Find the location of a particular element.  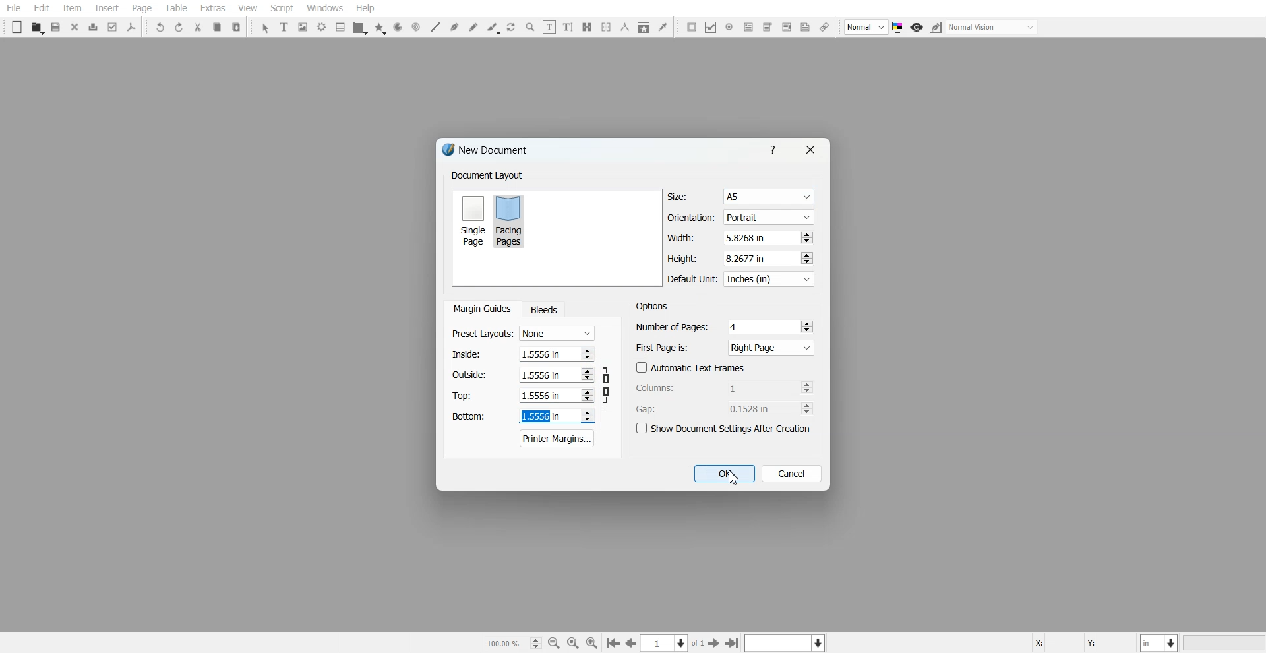

Item is located at coordinates (72, 9).